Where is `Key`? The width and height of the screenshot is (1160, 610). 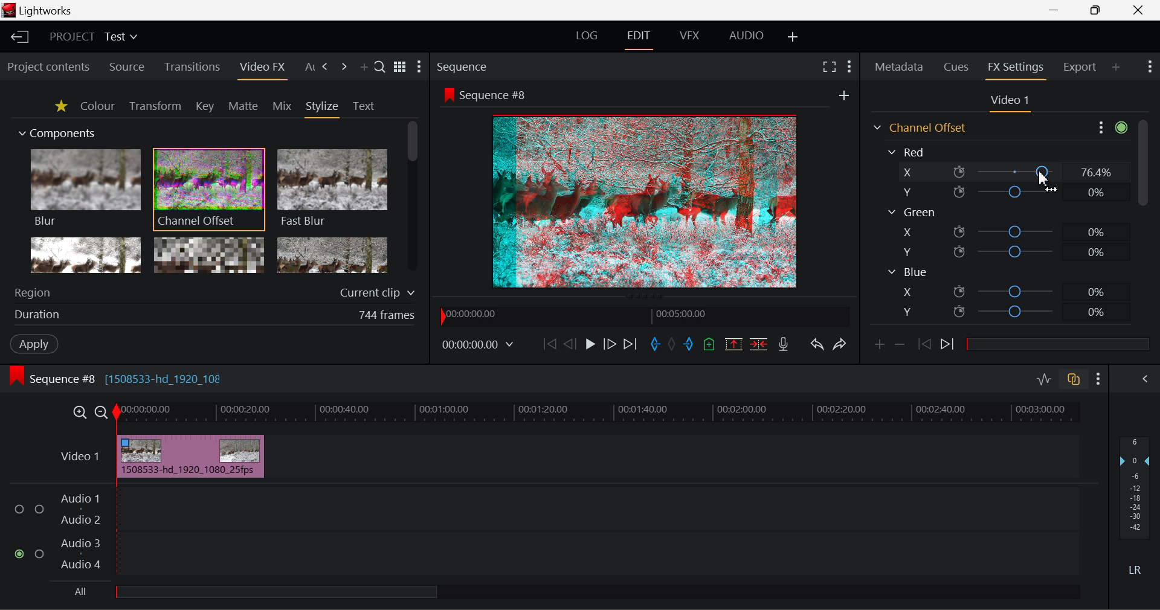 Key is located at coordinates (204, 107).